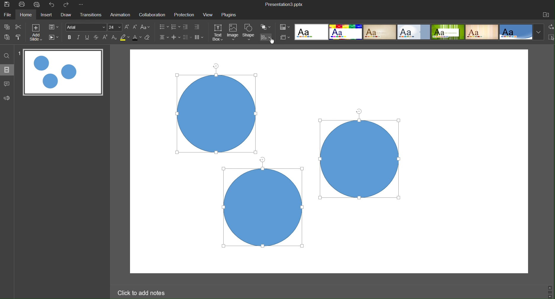 The image size is (555, 299). What do you see at coordinates (28, 15) in the screenshot?
I see `Home` at bounding box center [28, 15].